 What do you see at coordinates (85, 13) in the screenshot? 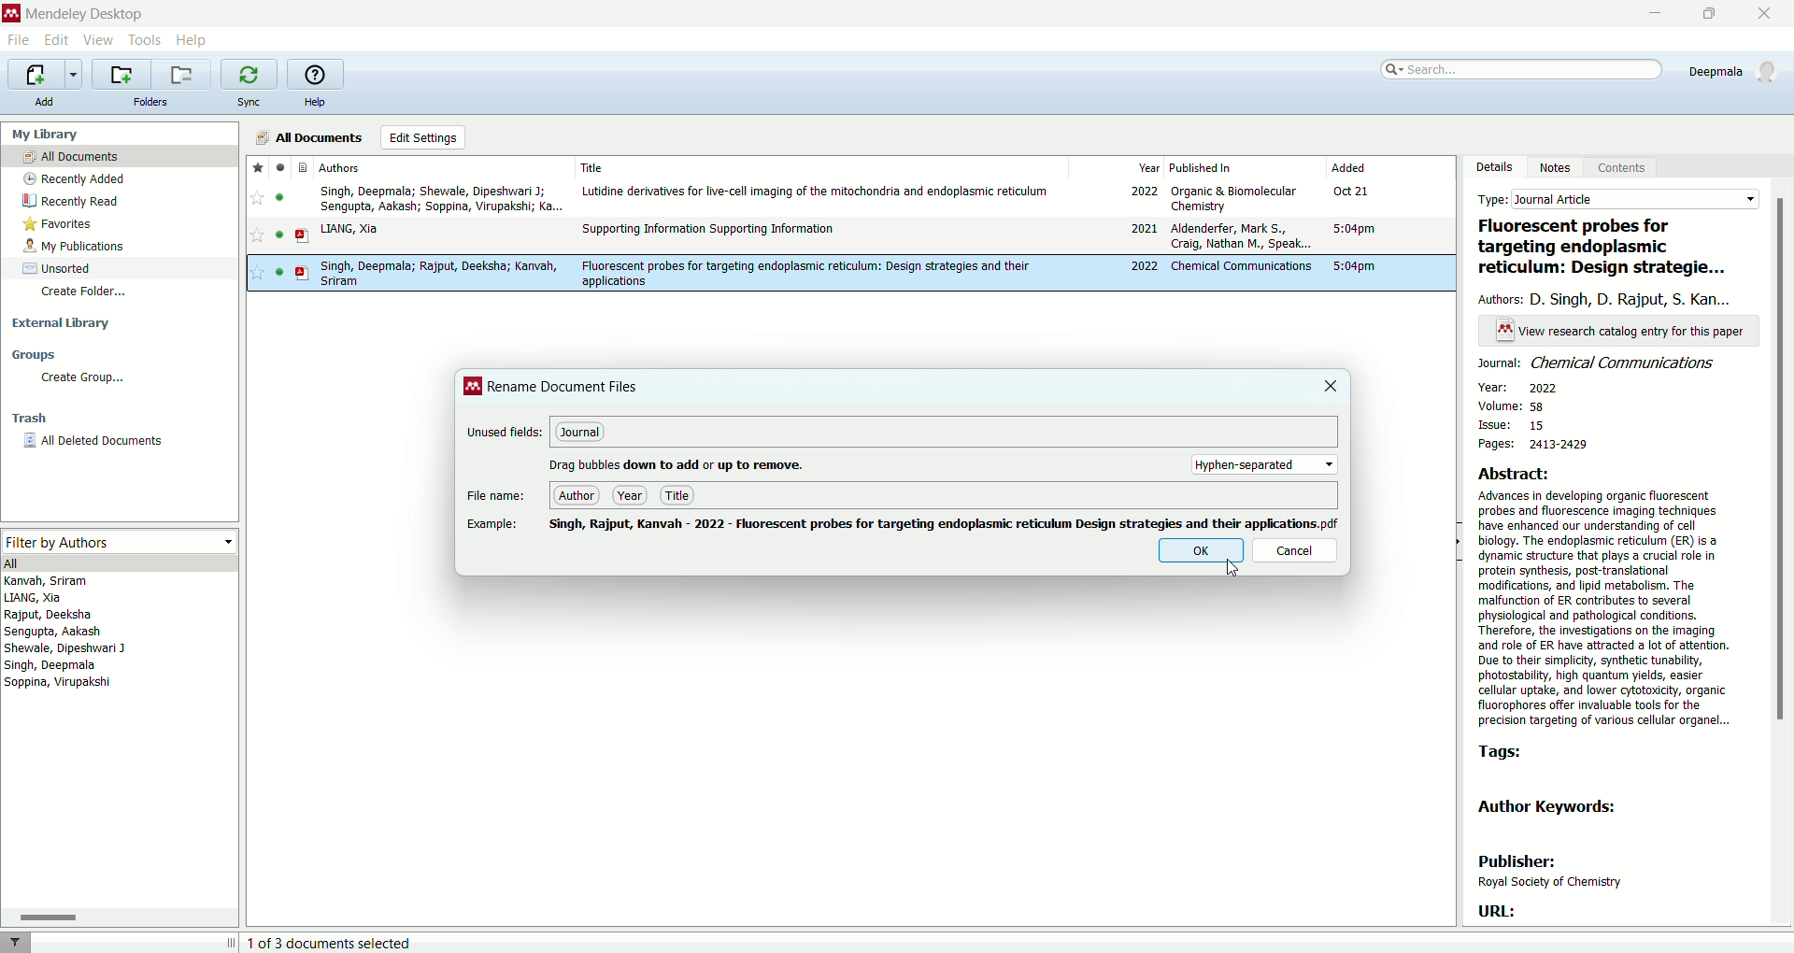
I see `mendeley desktop` at bounding box center [85, 13].